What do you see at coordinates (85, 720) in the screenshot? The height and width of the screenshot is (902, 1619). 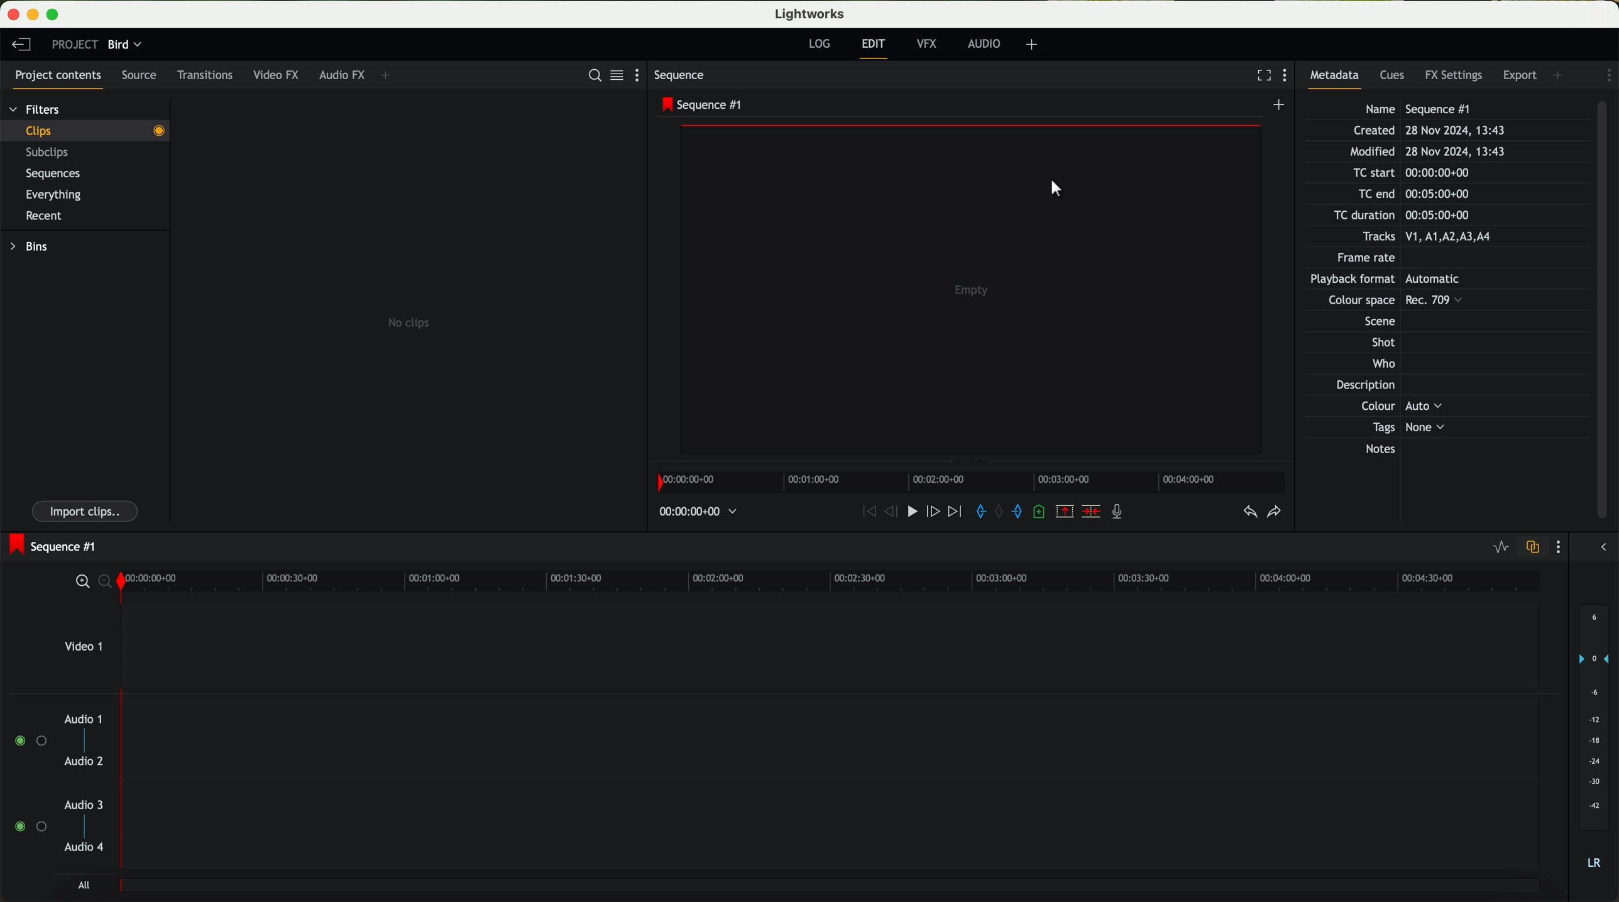 I see `audio 1` at bounding box center [85, 720].